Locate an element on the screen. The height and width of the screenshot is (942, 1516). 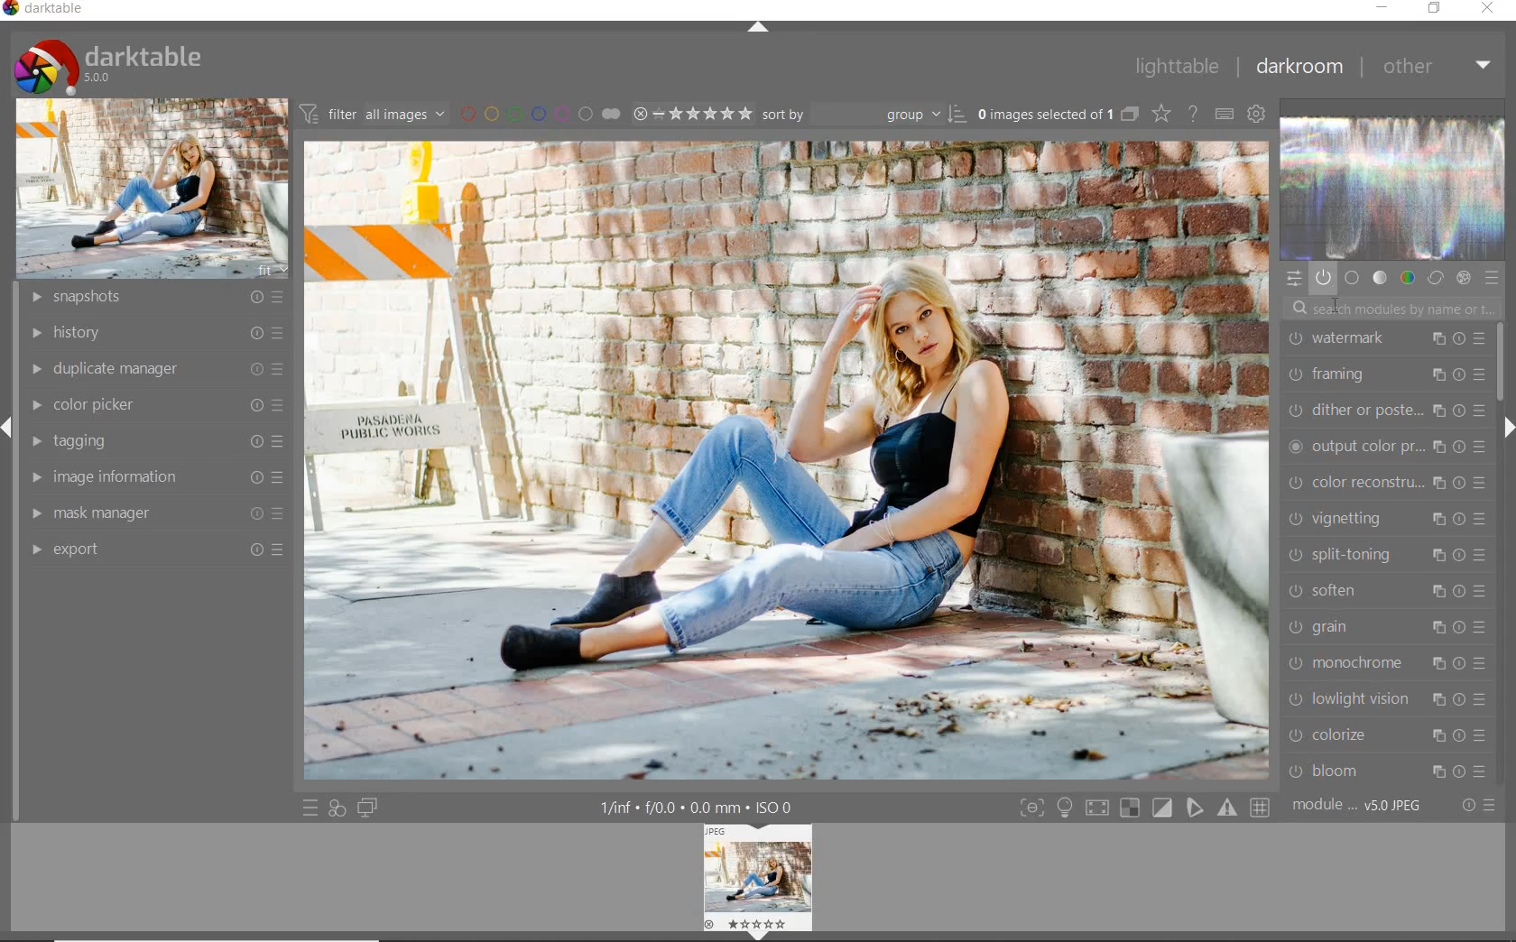
history is located at coordinates (154, 334).